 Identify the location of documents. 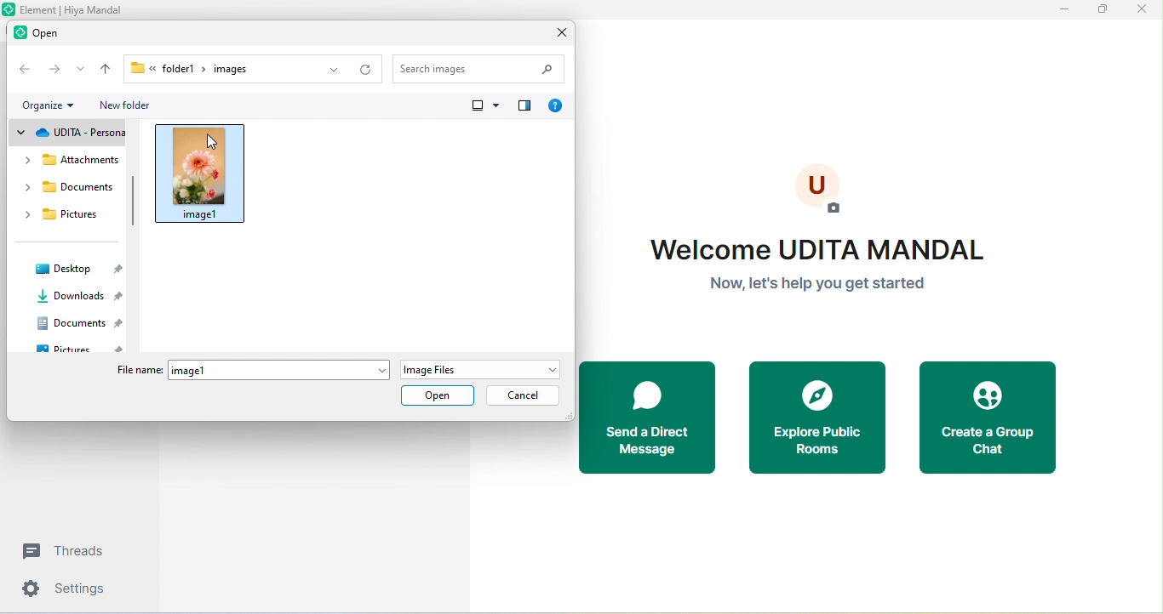
(77, 323).